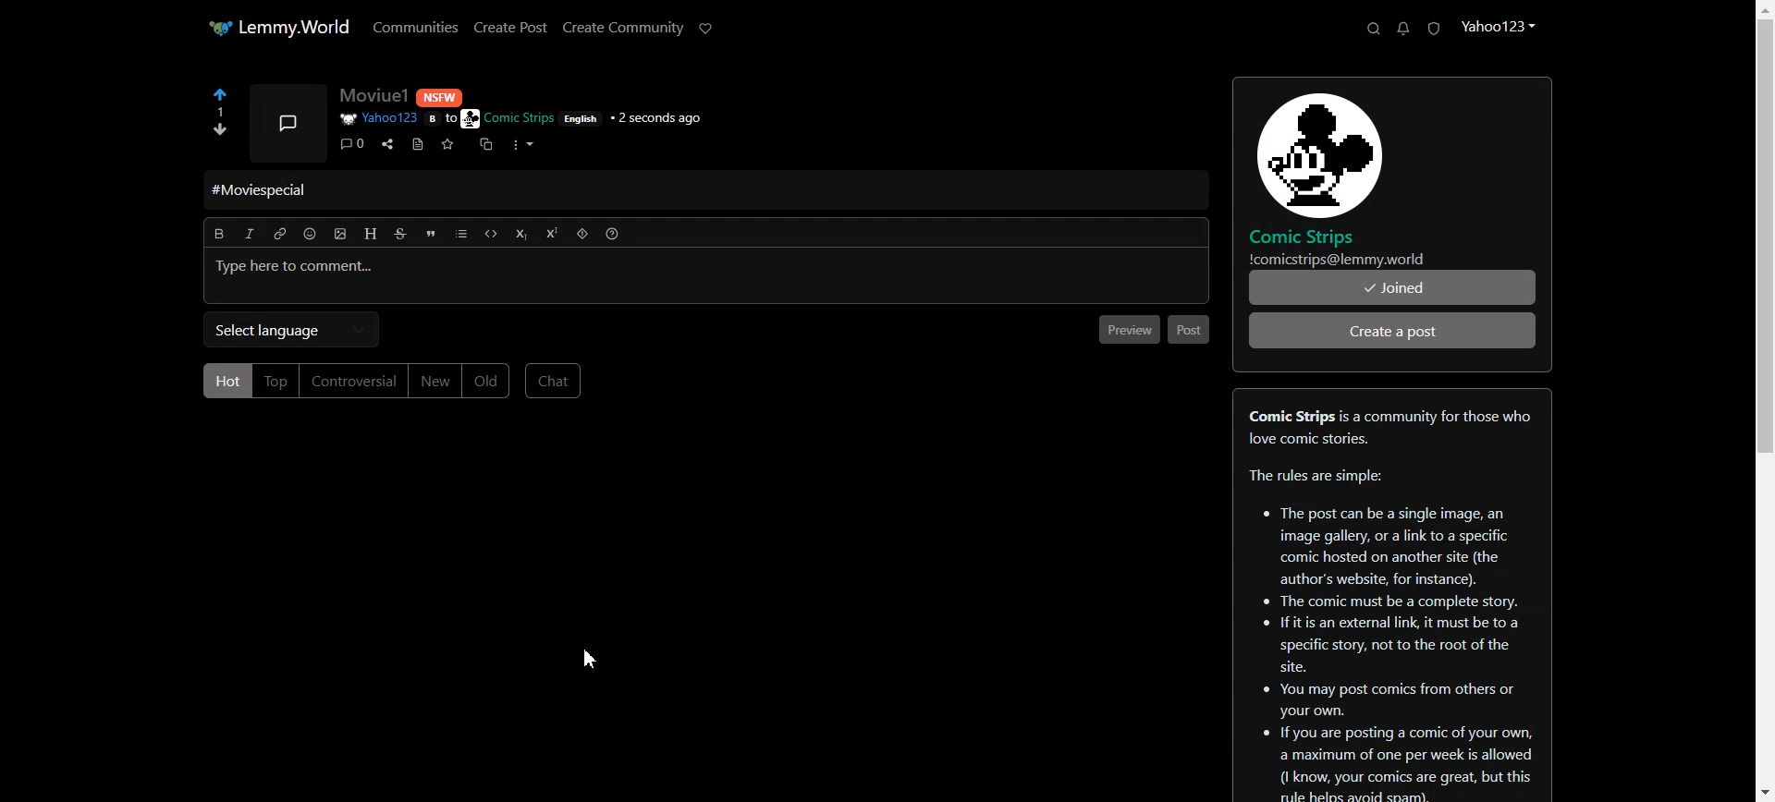 Image resolution: width=1775 pixels, height=802 pixels. I want to click on Profile Pic, so click(290, 122).